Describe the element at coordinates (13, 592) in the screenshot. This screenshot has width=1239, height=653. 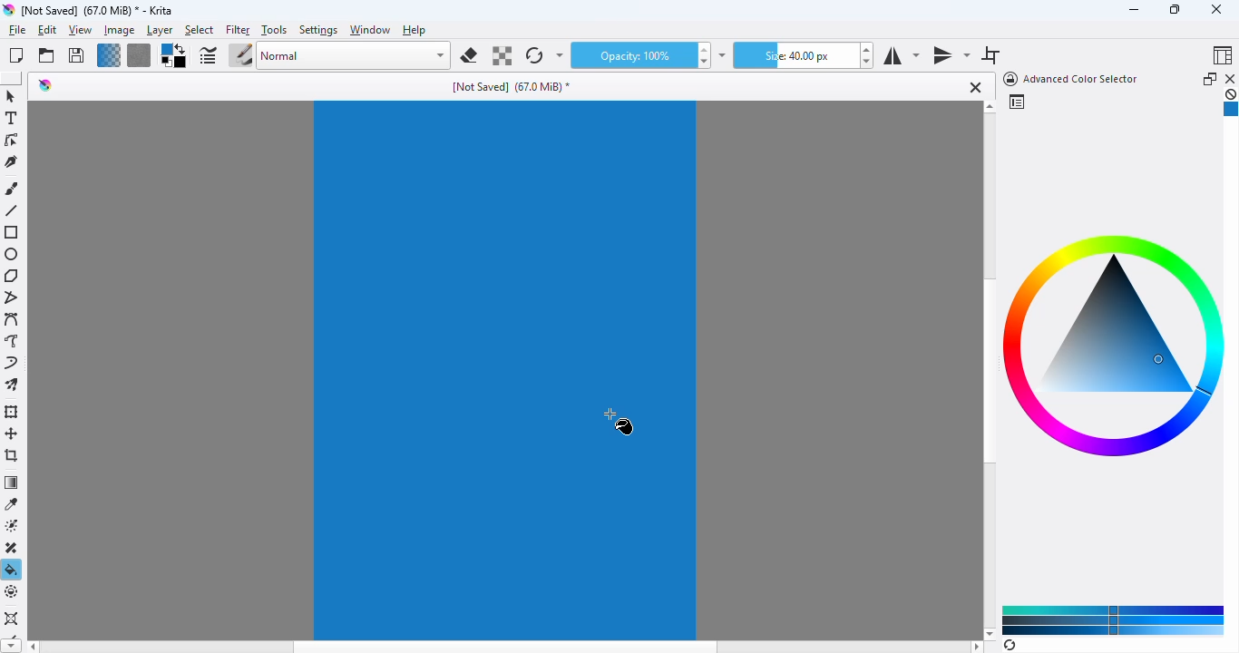
I see `enclose and fill tool` at that location.